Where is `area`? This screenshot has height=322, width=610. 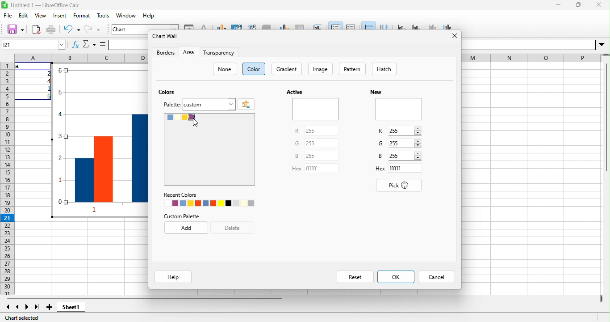
area is located at coordinates (189, 52).